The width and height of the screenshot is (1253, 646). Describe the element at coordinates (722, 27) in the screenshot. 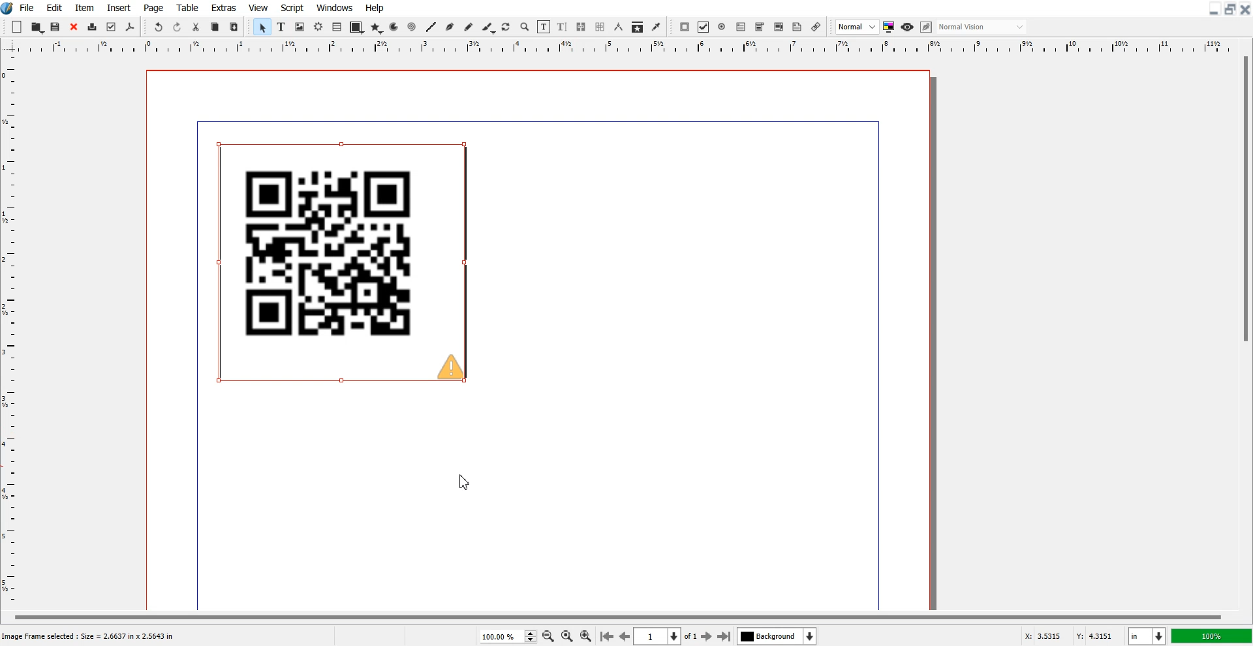

I see `PDF Radio Button` at that location.